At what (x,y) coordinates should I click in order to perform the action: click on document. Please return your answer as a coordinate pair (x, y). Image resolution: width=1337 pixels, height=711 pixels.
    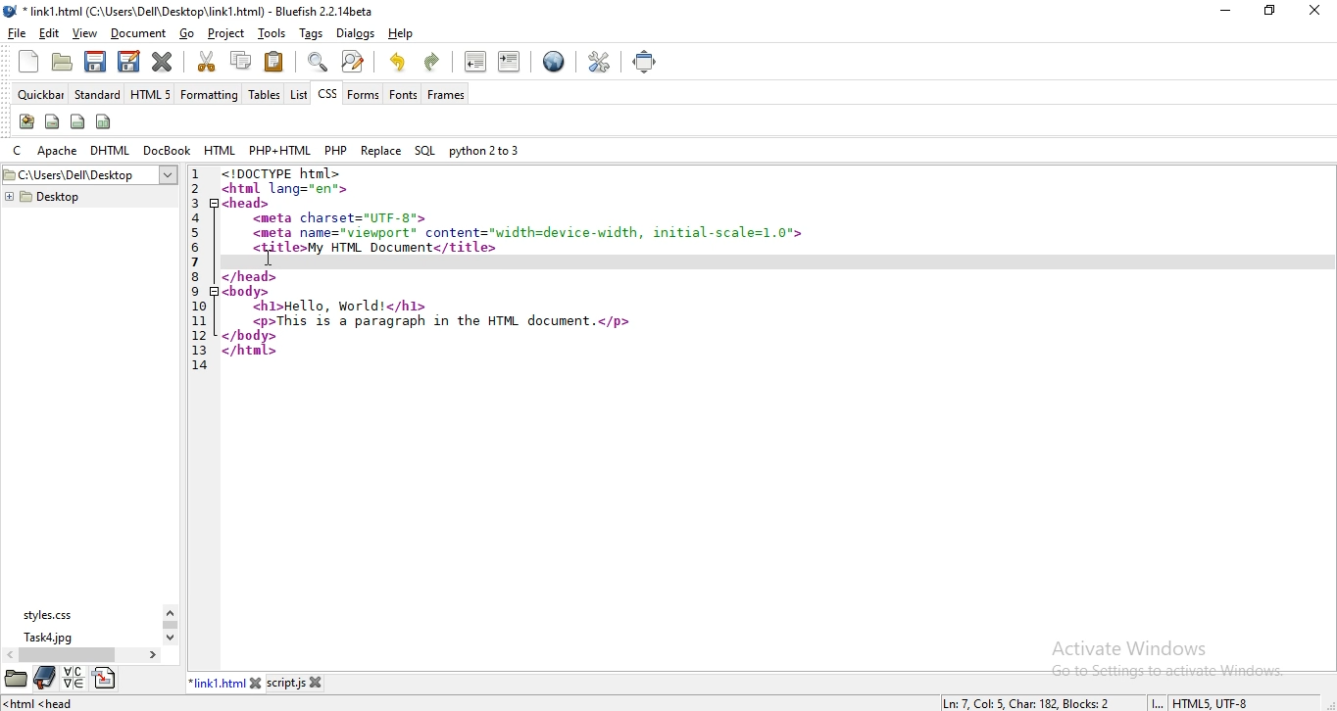
    Looking at the image, I should click on (138, 31).